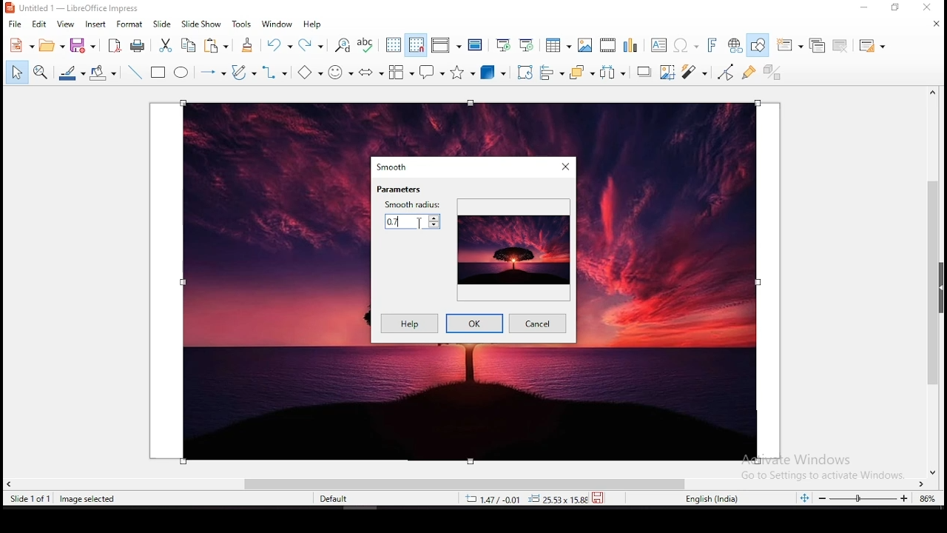 The height and width of the screenshot is (533, 947). I want to click on 0.00x0.00, so click(554, 499).